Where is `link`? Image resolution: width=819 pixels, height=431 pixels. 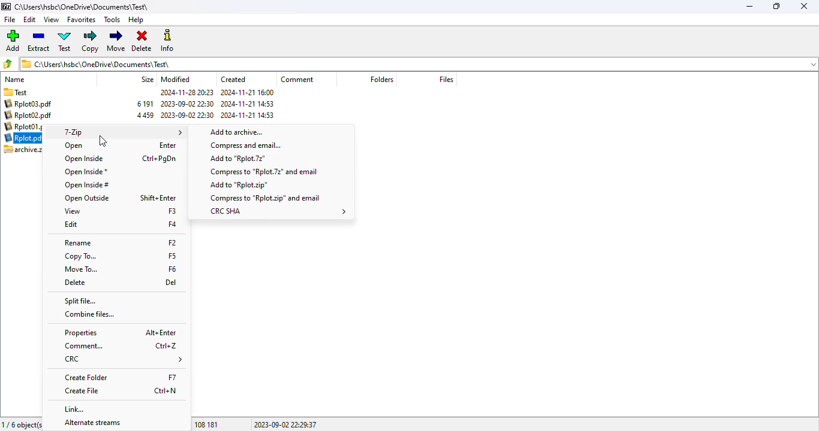
link is located at coordinates (76, 409).